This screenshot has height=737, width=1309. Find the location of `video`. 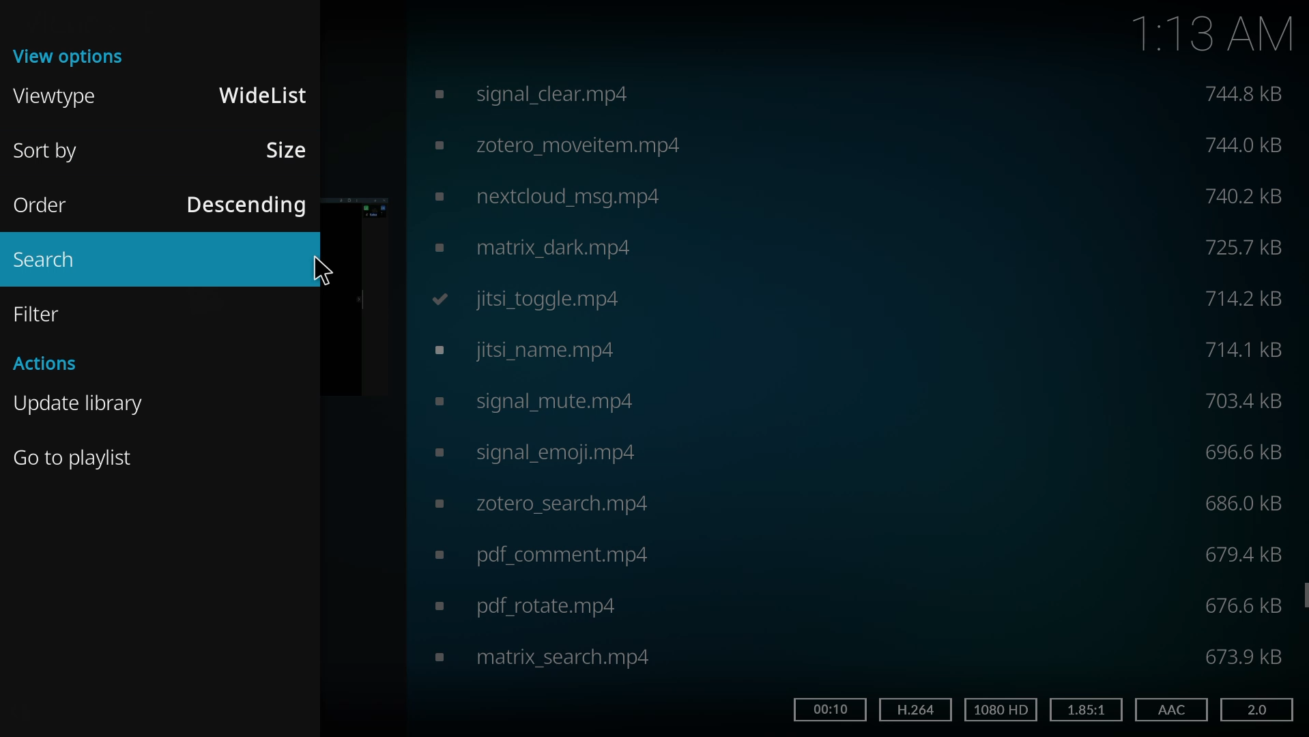

video is located at coordinates (540, 655).